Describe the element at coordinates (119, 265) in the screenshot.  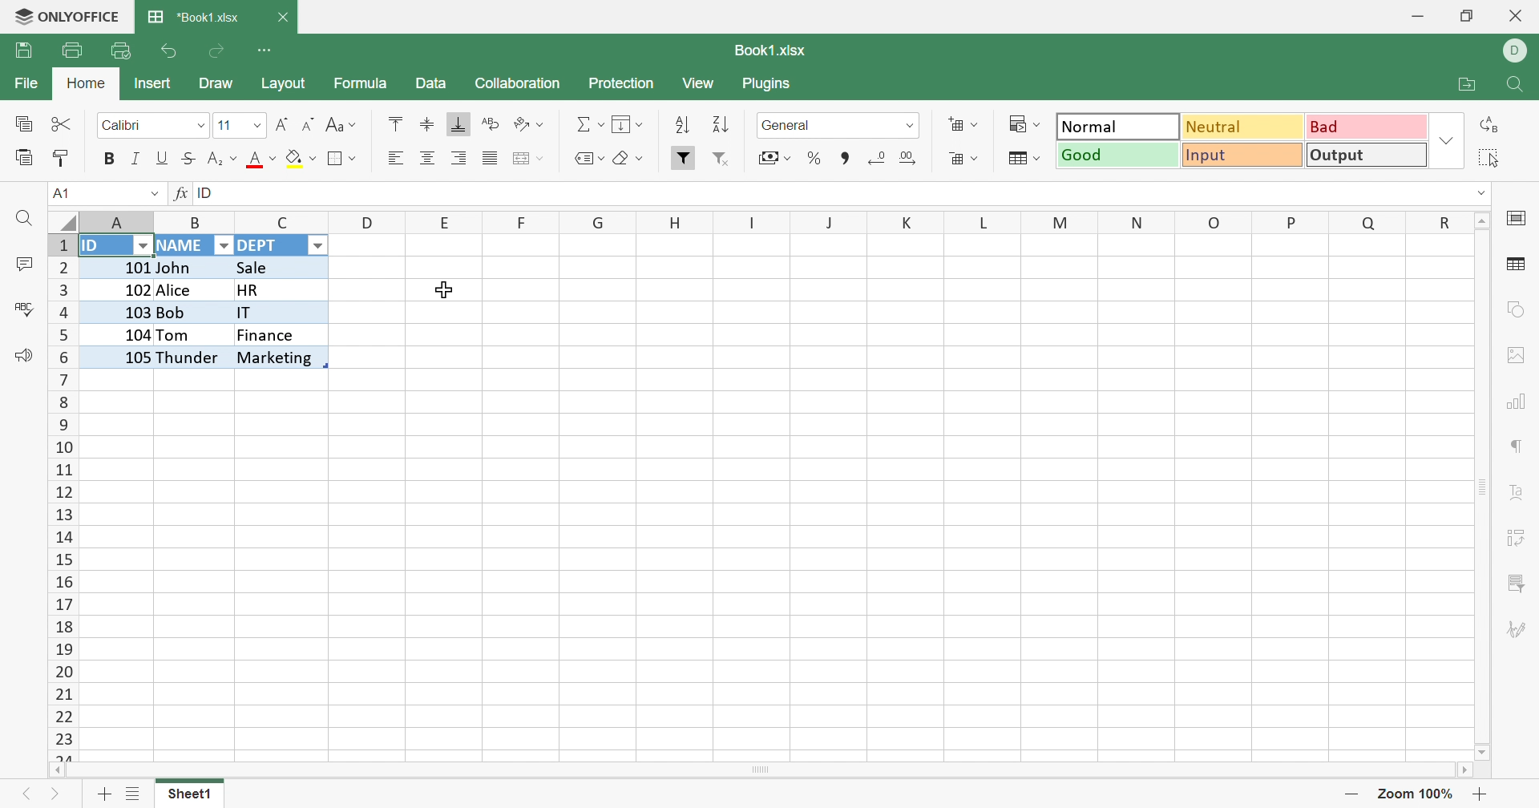
I see `101` at that location.